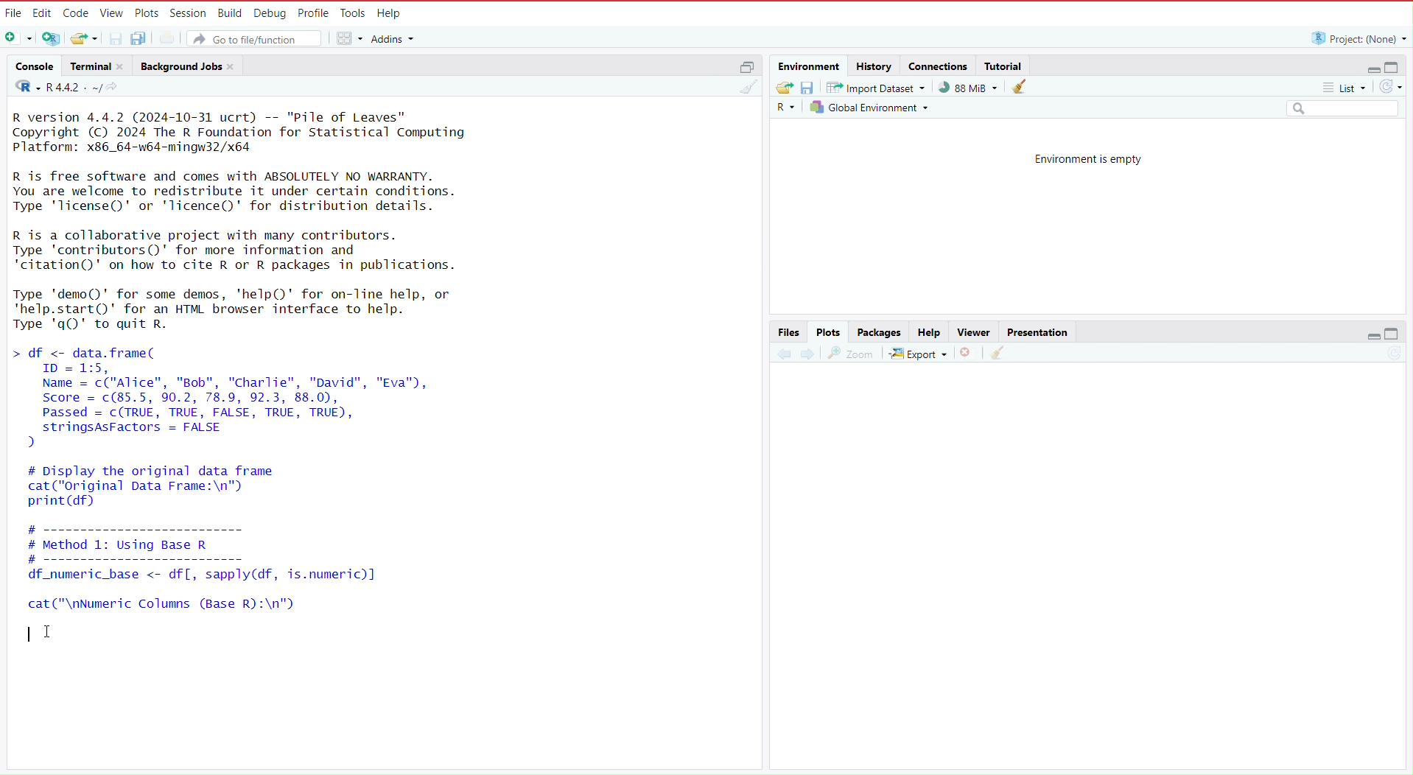  I want to click on close, so click(236, 66).